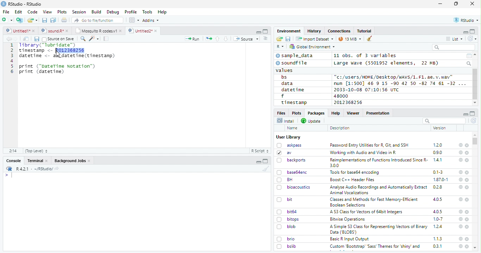 The width and height of the screenshot is (481, 253). What do you see at coordinates (66, 51) in the screenshot?
I see `library ("lubridate") Timestamp <- 2012368256]datetime <- as_datetime(timestamp)` at bounding box center [66, 51].